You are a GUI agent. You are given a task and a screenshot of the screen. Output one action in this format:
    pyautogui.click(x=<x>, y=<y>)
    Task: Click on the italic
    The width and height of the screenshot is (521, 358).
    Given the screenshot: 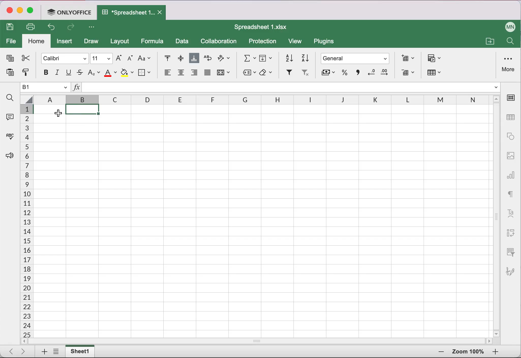 What is the action you would take?
    pyautogui.click(x=58, y=72)
    